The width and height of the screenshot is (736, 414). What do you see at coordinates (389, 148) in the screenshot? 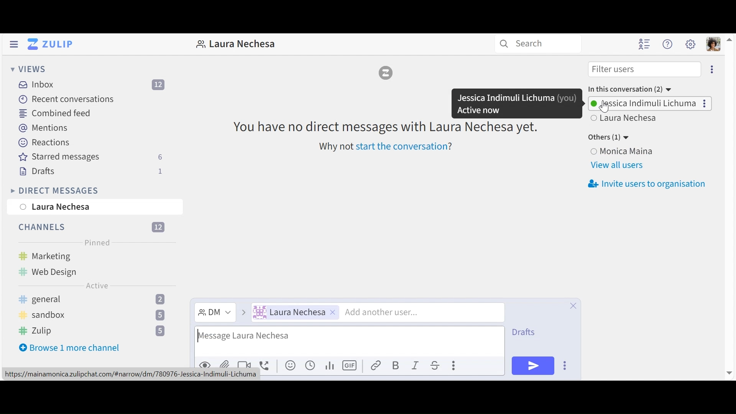
I see `why not start the conversation` at bounding box center [389, 148].